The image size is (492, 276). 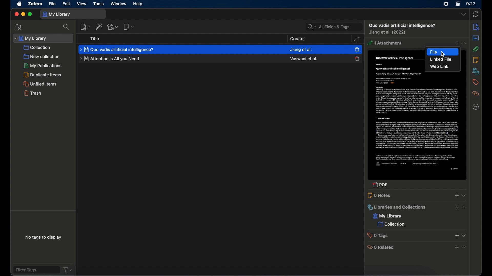 What do you see at coordinates (301, 49) in the screenshot?
I see `creator` at bounding box center [301, 49].